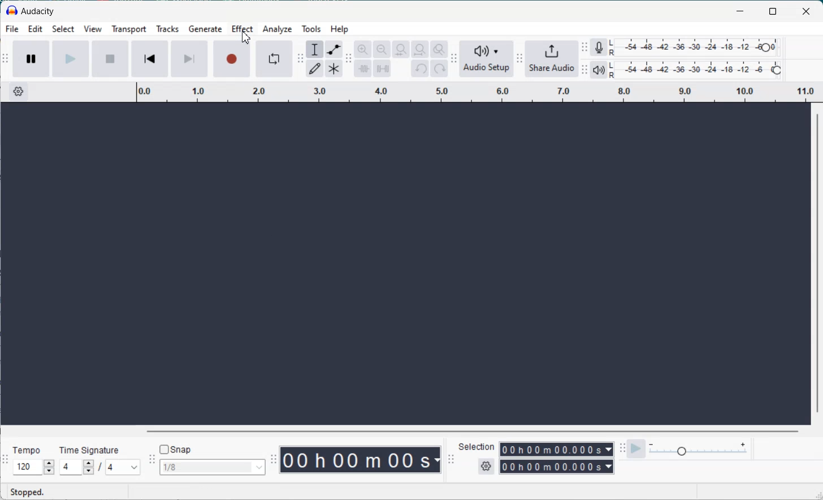 This screenshot has height=500, width=823. Describe the element at coordinates (584, 48) in the screenshot. I see `Audacity recording meter toolbar` at that location.